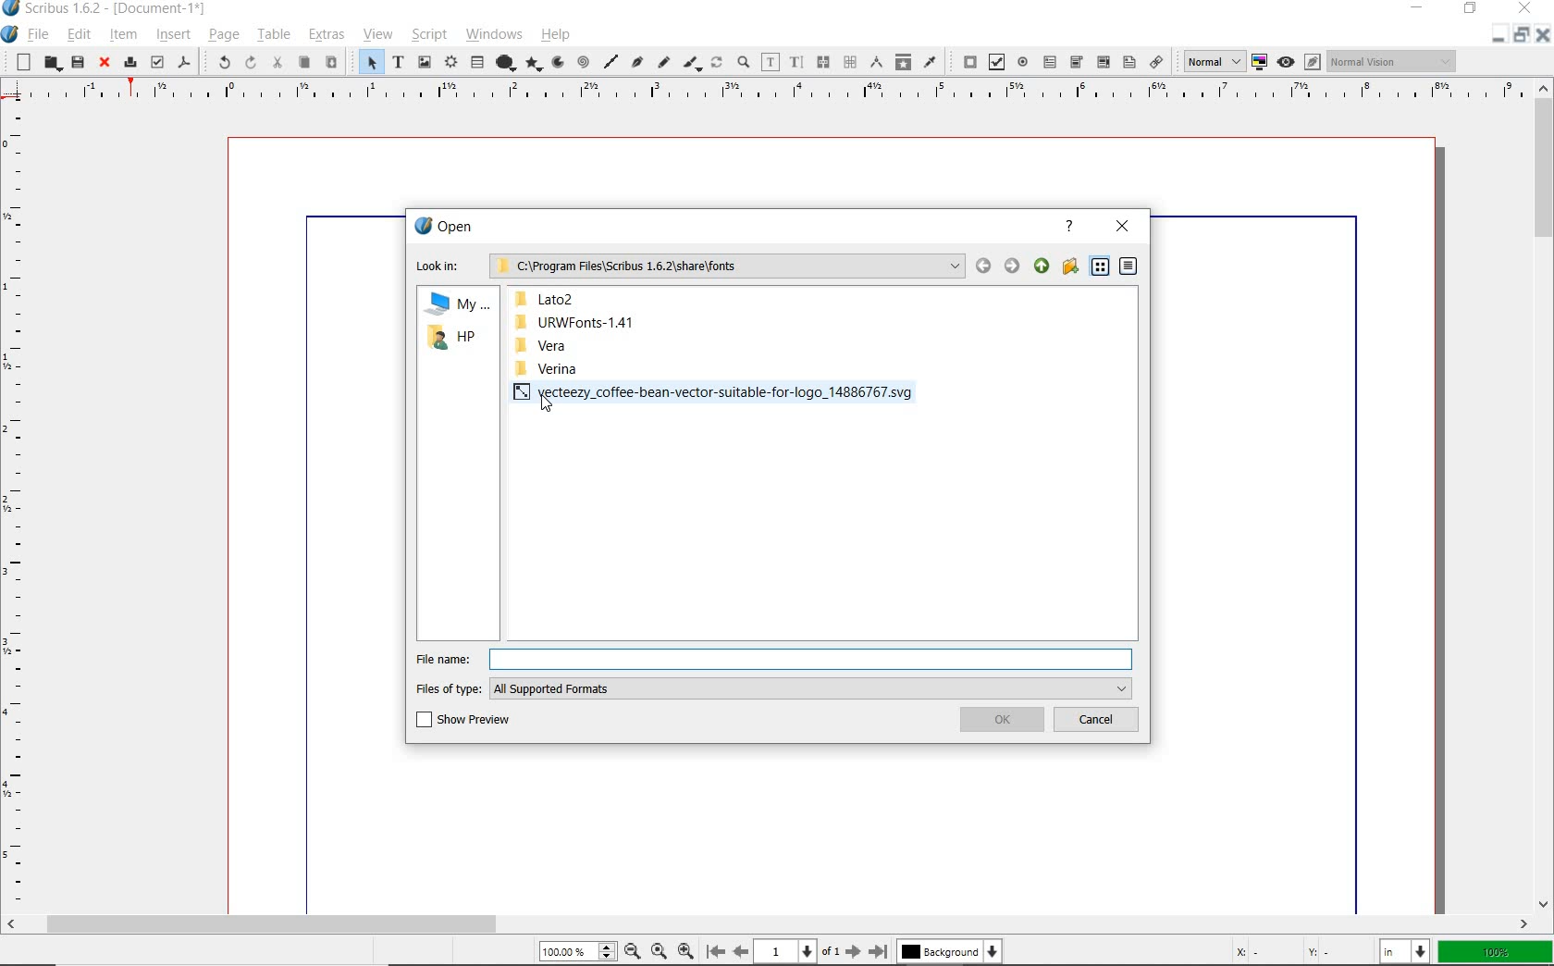 The height and width of the screenshot is (966, 1554). Describe the element at coordinates (77, 64) in the screenshot. I see `save` at that location.